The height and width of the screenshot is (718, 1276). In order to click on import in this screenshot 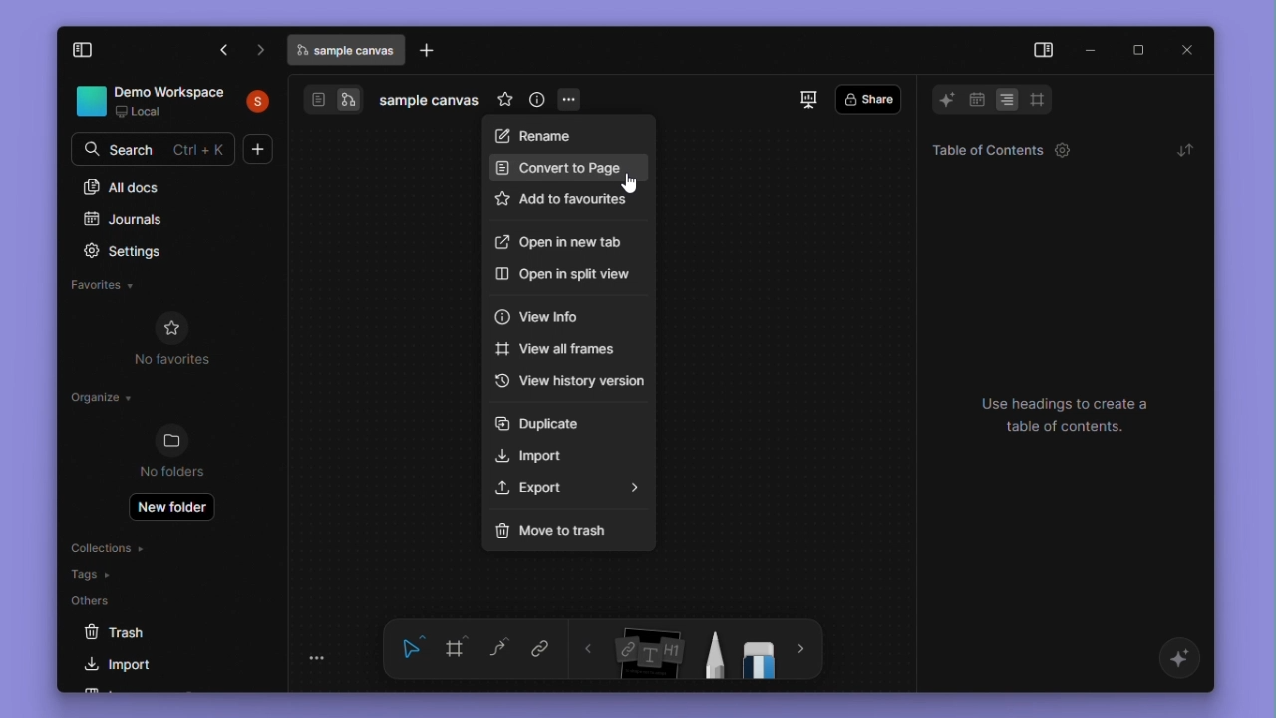, I will do `click(127, 667)`.